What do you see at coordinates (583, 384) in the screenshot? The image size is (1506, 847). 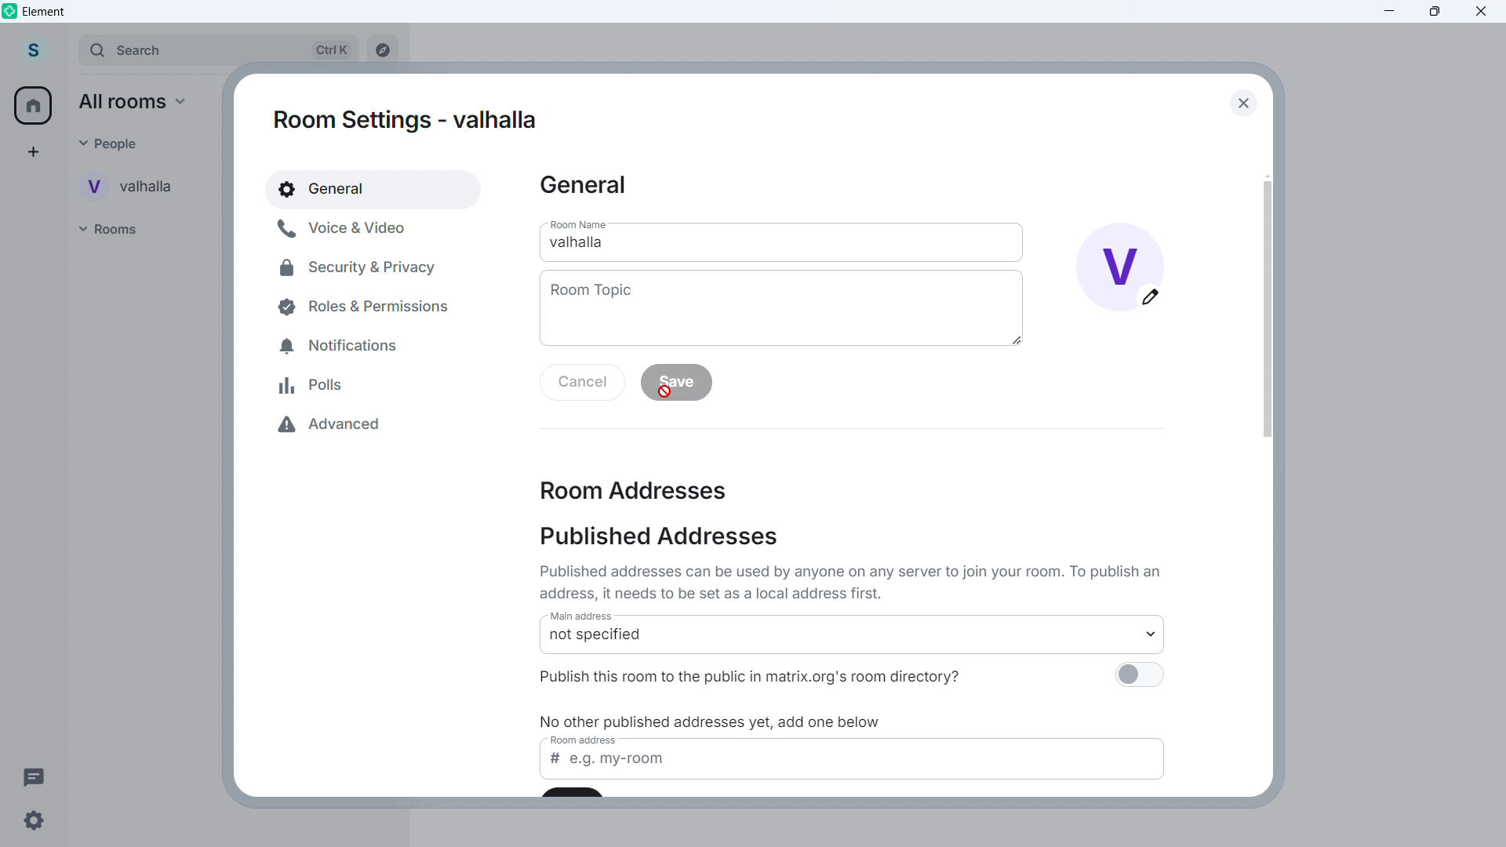 I see `Cancel ` at bounding box center [583, 384].